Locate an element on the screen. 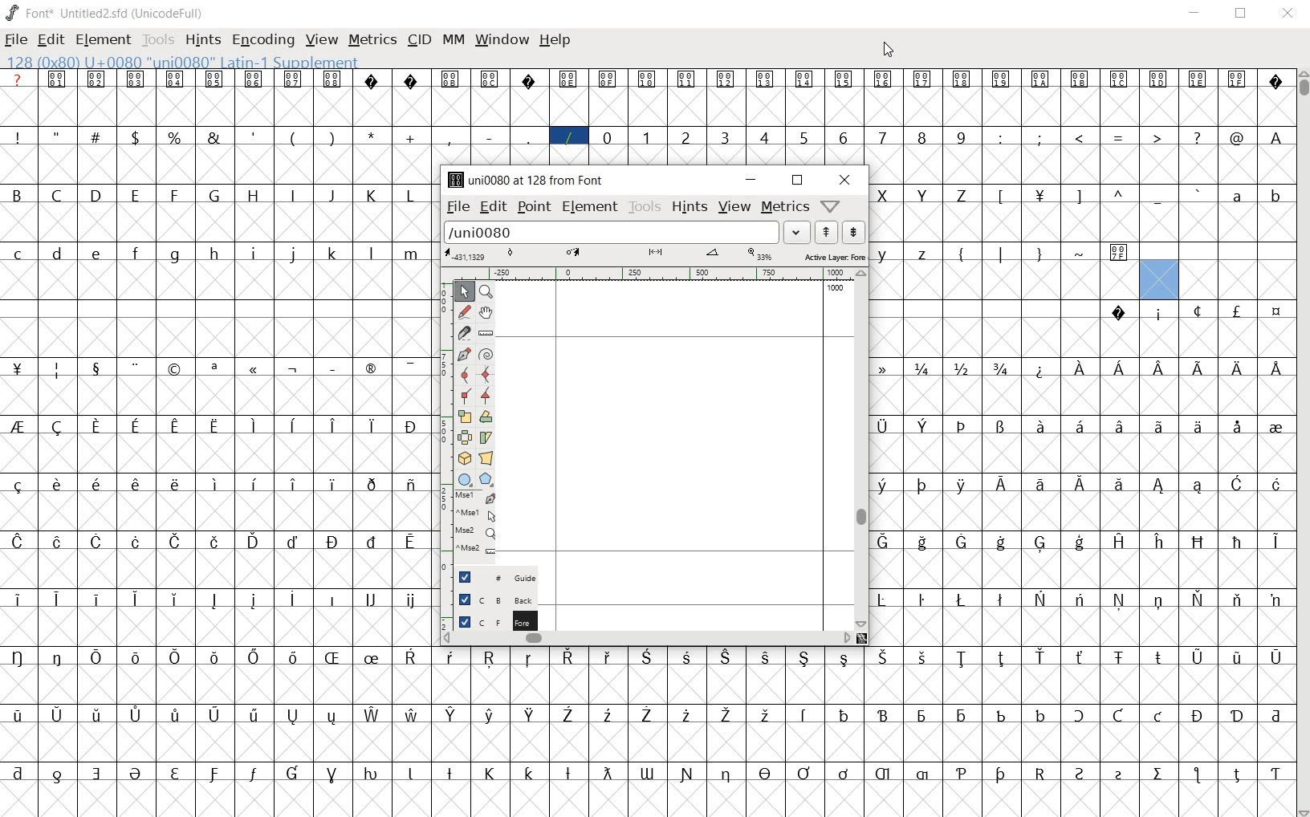 Image resolution: width=1310 pixels, height=817 pixels. glyph is located at coordinates (176, 657).